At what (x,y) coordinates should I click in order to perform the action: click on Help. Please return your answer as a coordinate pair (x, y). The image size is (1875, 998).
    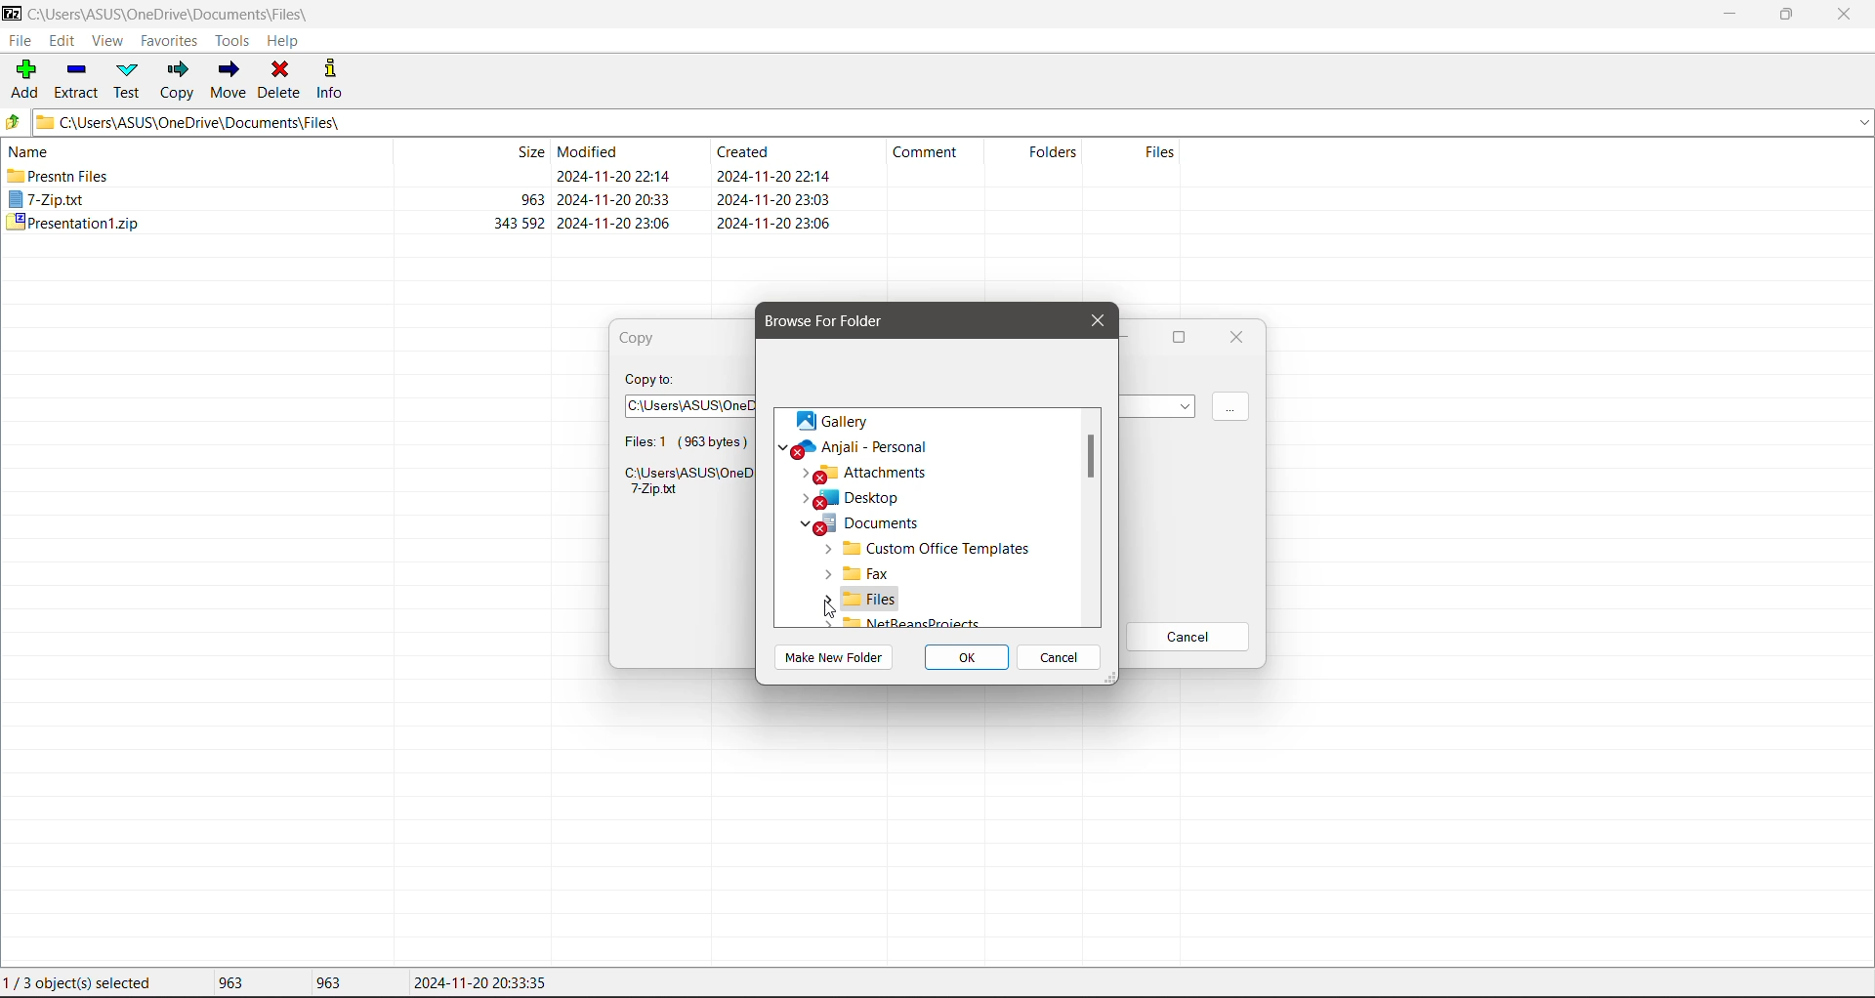
    Looking at the image, I should click on (283, 41).